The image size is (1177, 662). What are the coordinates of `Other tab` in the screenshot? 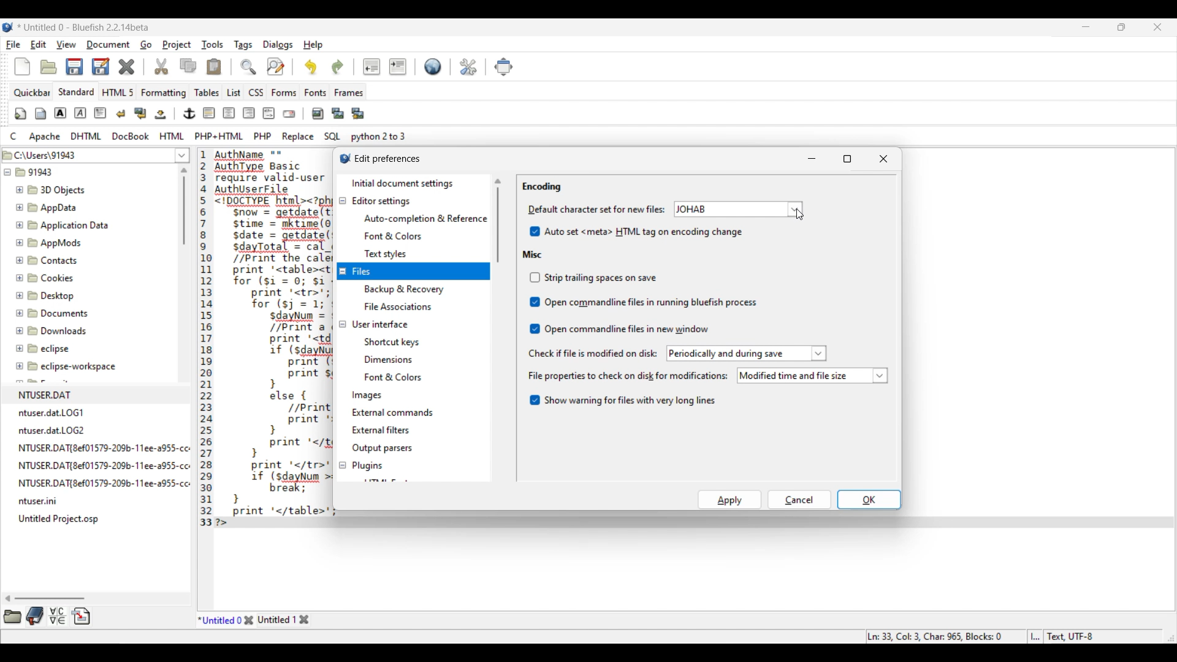 It's located at (283, 619).